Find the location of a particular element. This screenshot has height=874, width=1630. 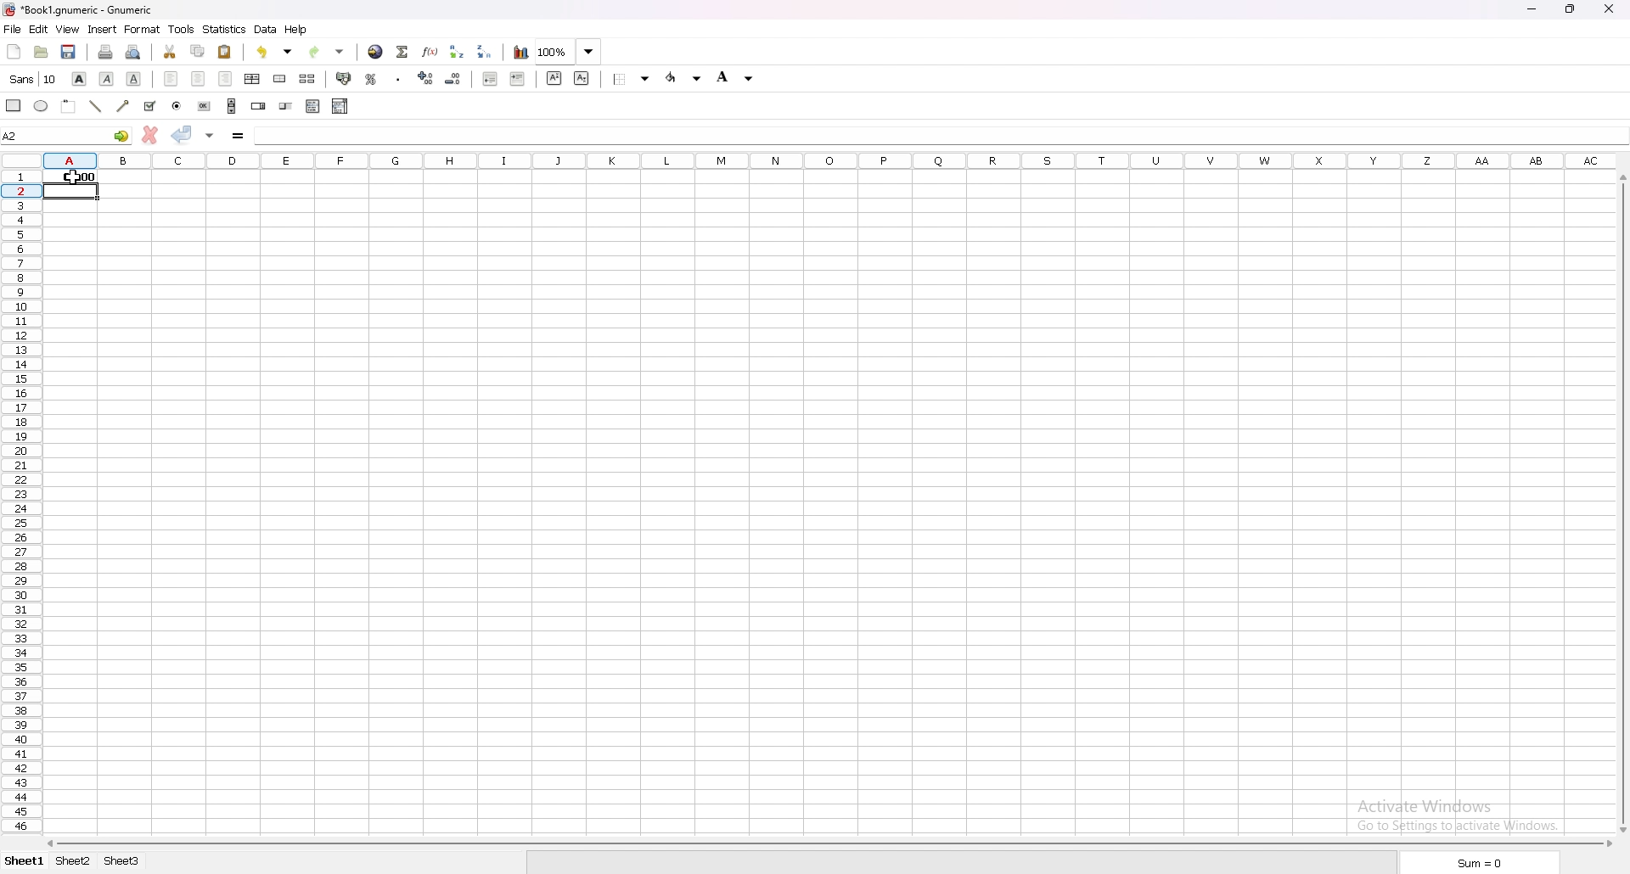

tools is located at coordinates (181, 28).